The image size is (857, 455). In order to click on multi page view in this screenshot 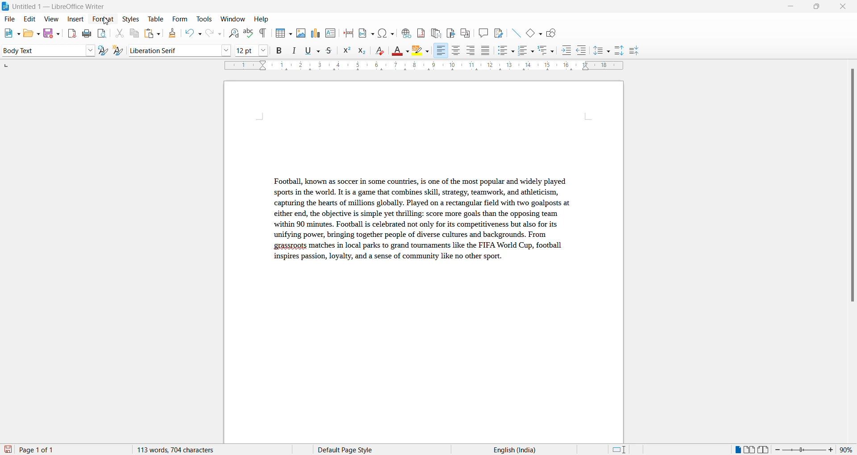, I will do `click(750, 450)`.